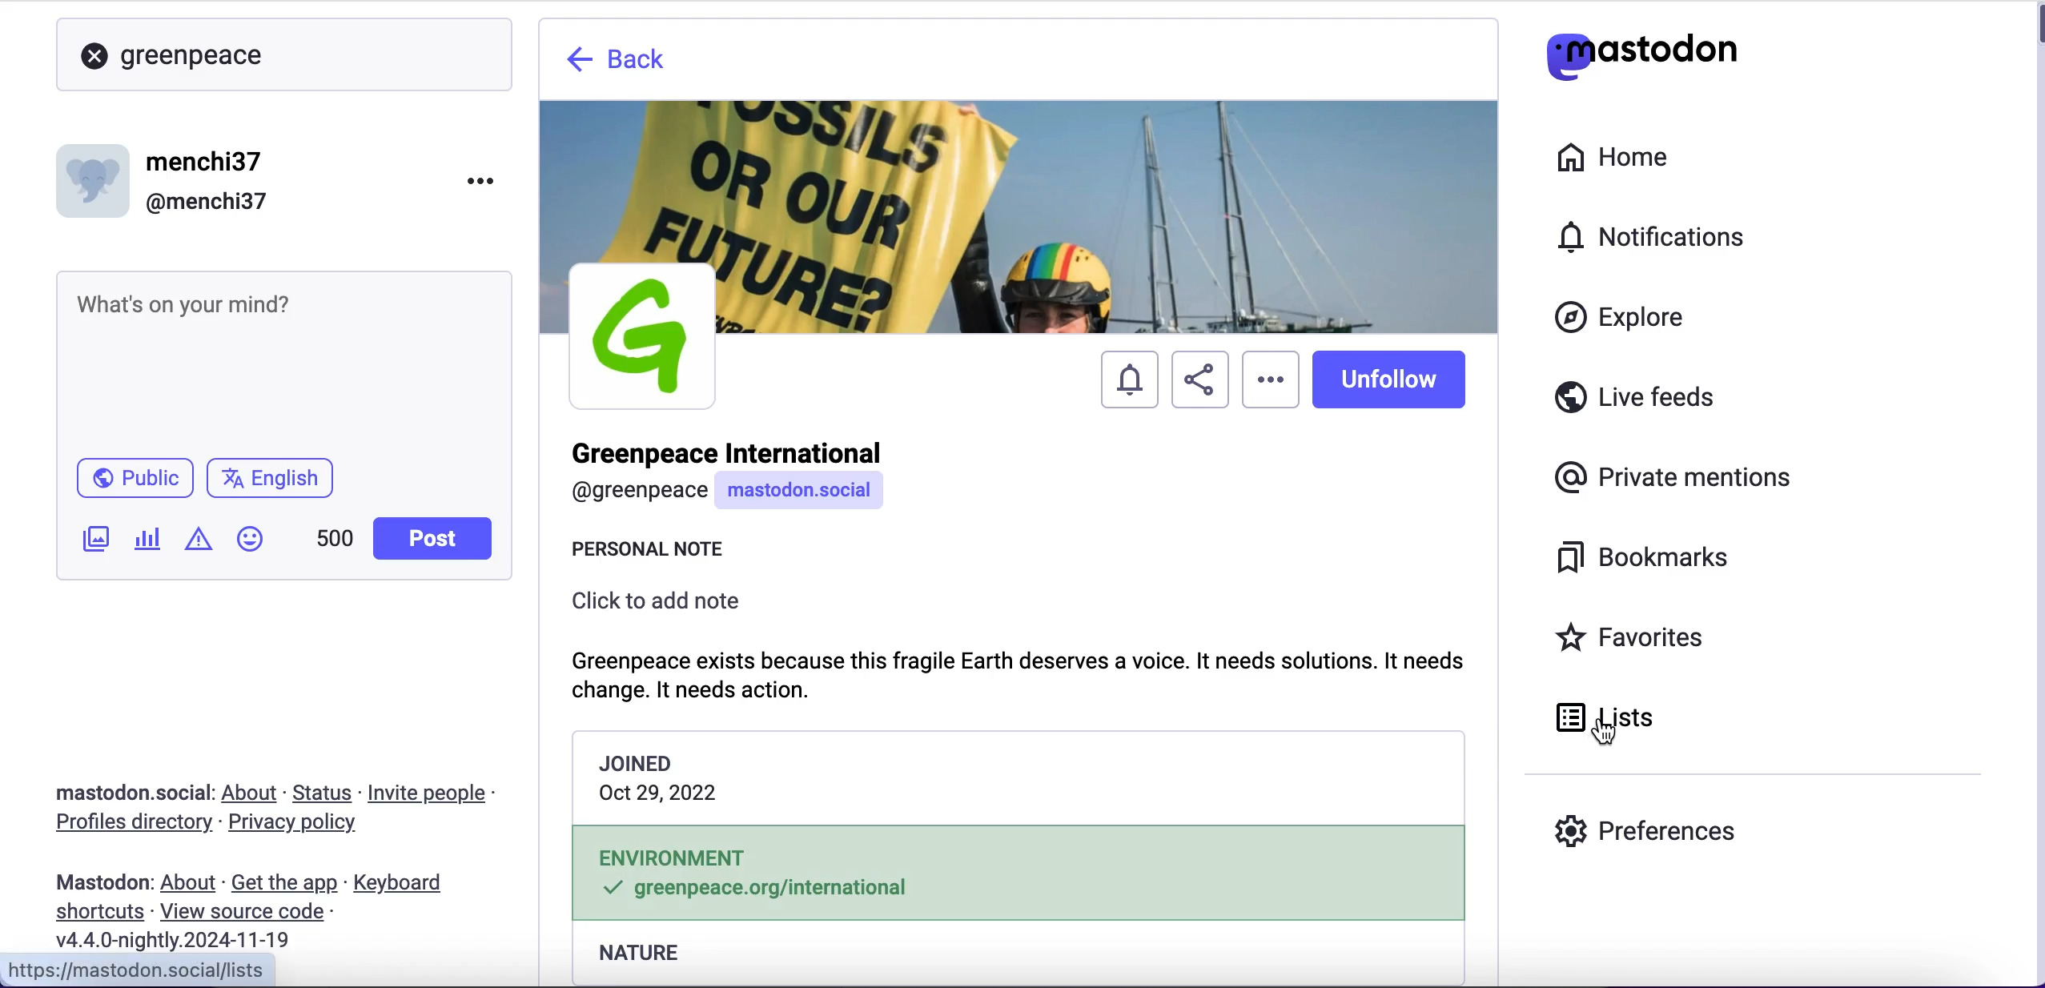 This screenshot has height=988, width=2045. Describe the element at coordinates (1641, 717) in the screenshot. I see `lists` at that location.